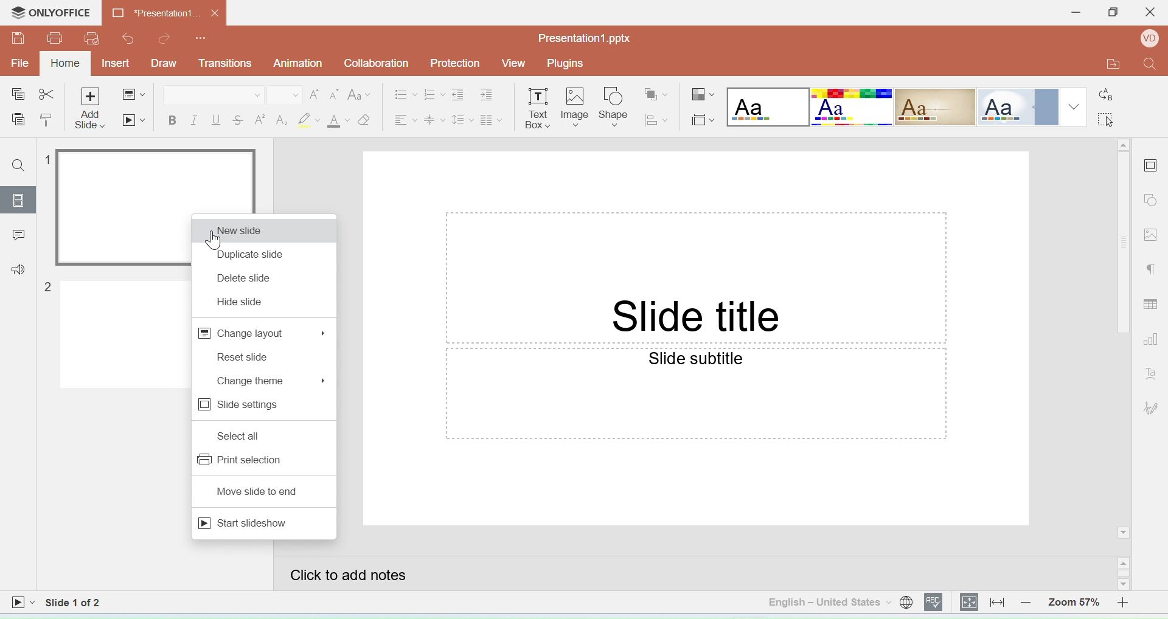 This screenshot has height=619, width=1168. Describe the element at coordinates (1107, 90) in the screenshot. I see `Replace` at that location.